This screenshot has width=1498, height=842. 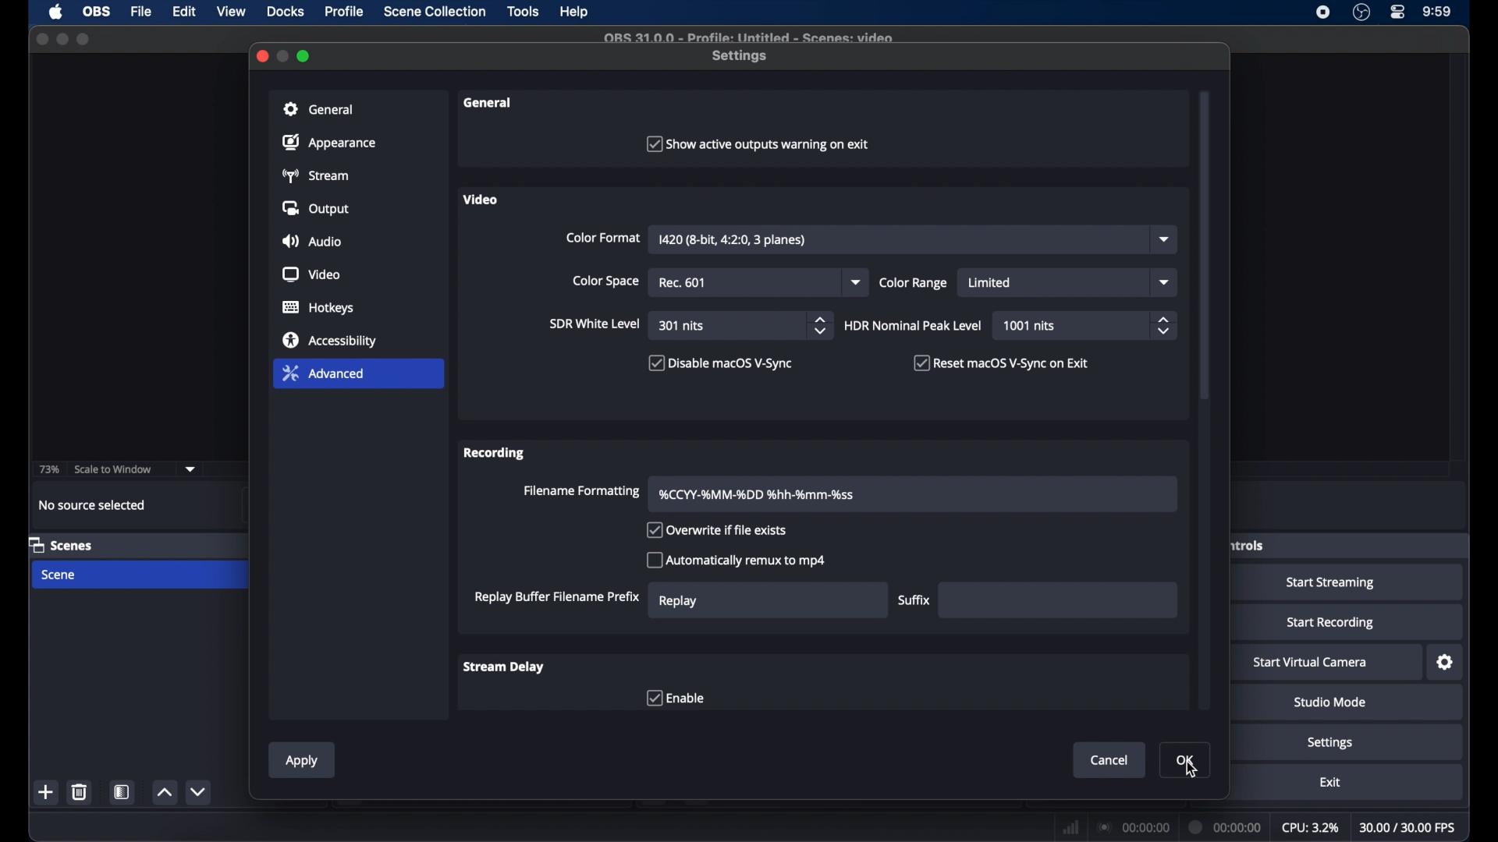 I want to click on filename , so click(x=757, y=495).